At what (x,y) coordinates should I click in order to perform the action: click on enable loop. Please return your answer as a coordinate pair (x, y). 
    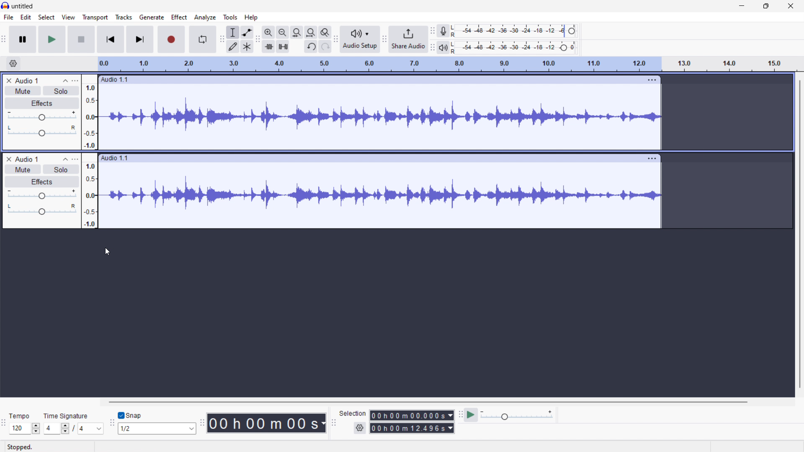
    Looking at the image, I should click on (203, 40).